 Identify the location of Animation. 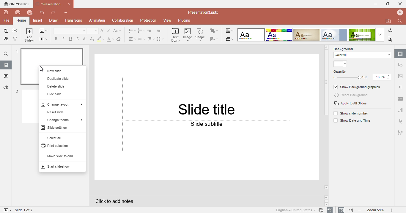
(97, 20).